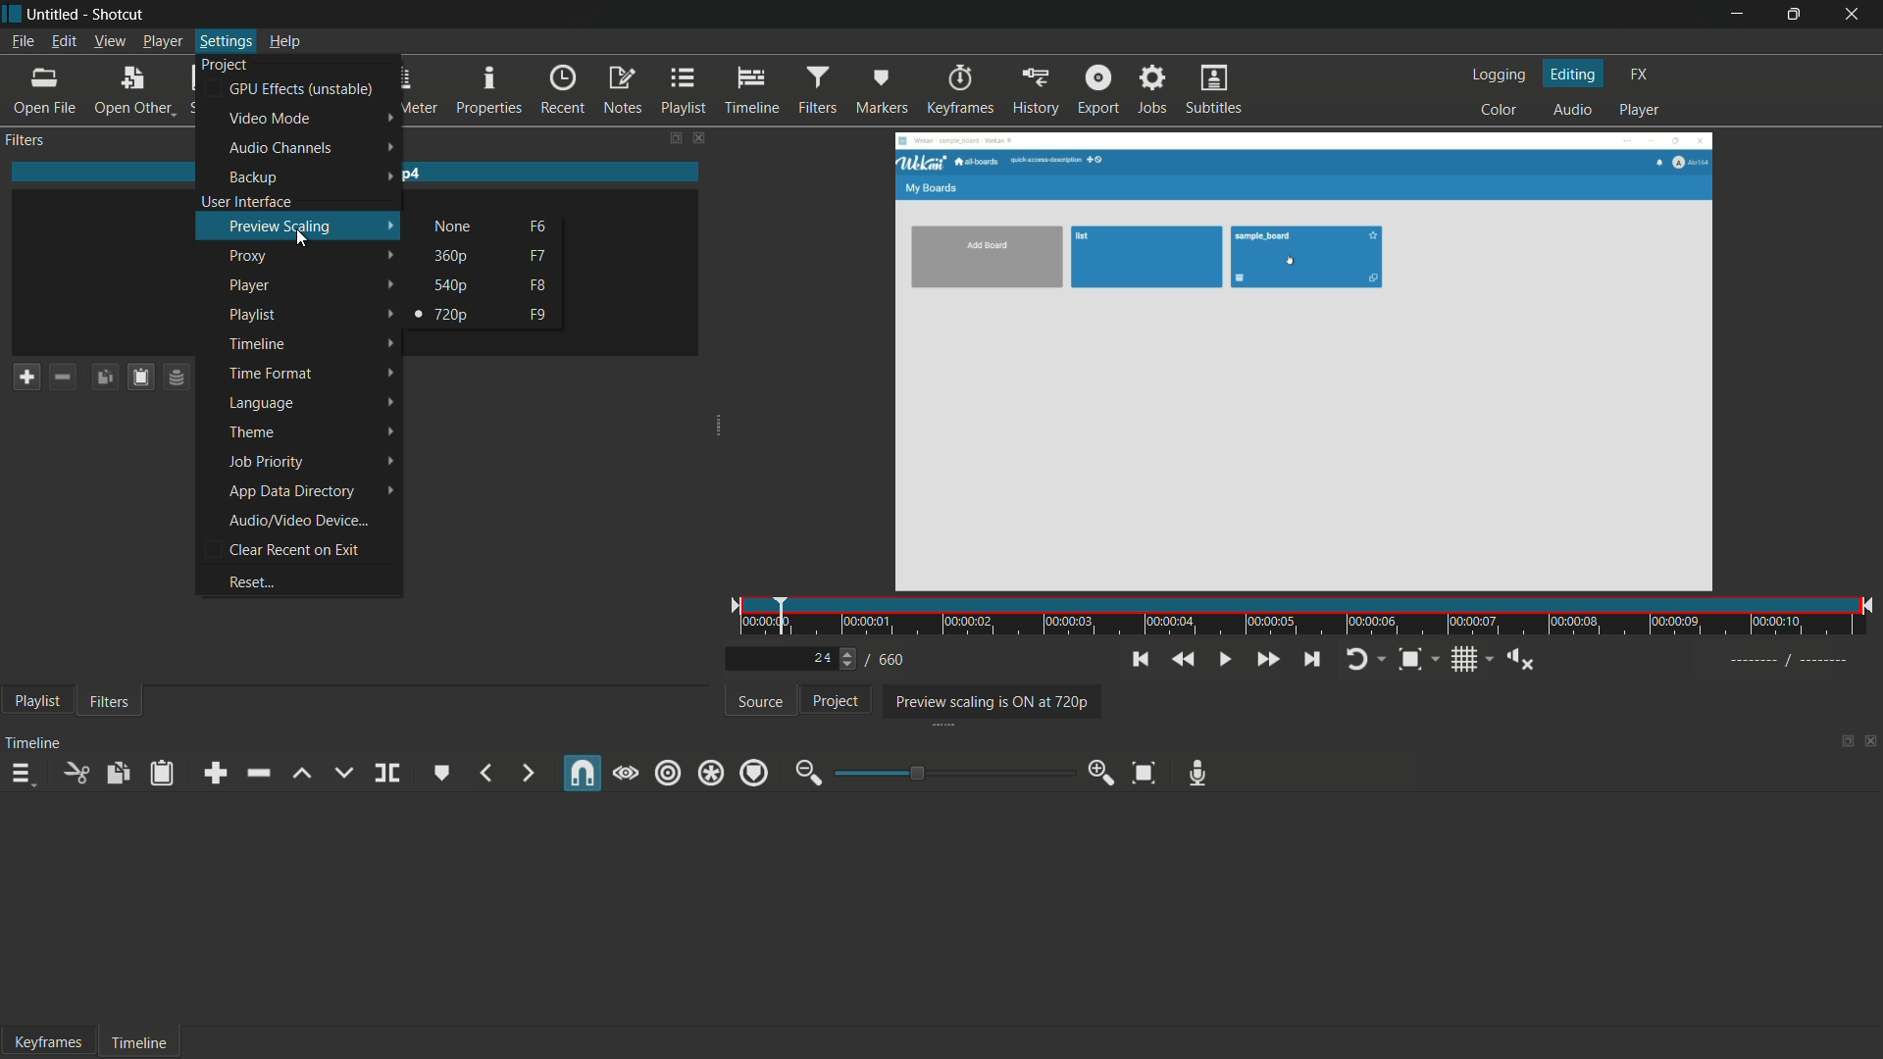 Image resolution: width=1883 pixels, height=1059 pixels. What do you see at coordinates (51, 1043) in the screenshot?
I see `keyframes` at bounding box center [51, 1043].